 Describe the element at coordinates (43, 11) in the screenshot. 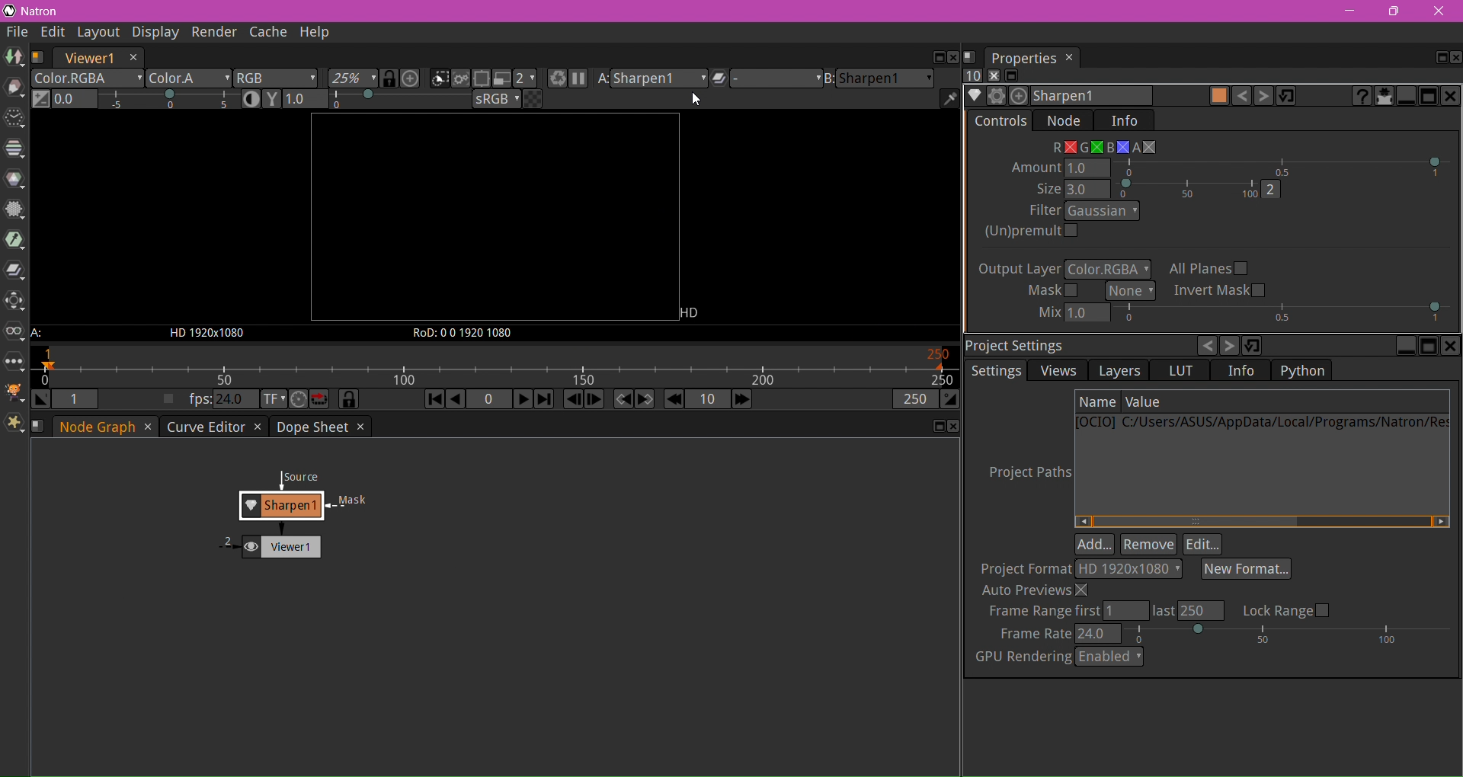

I see `Application Name` at that location.